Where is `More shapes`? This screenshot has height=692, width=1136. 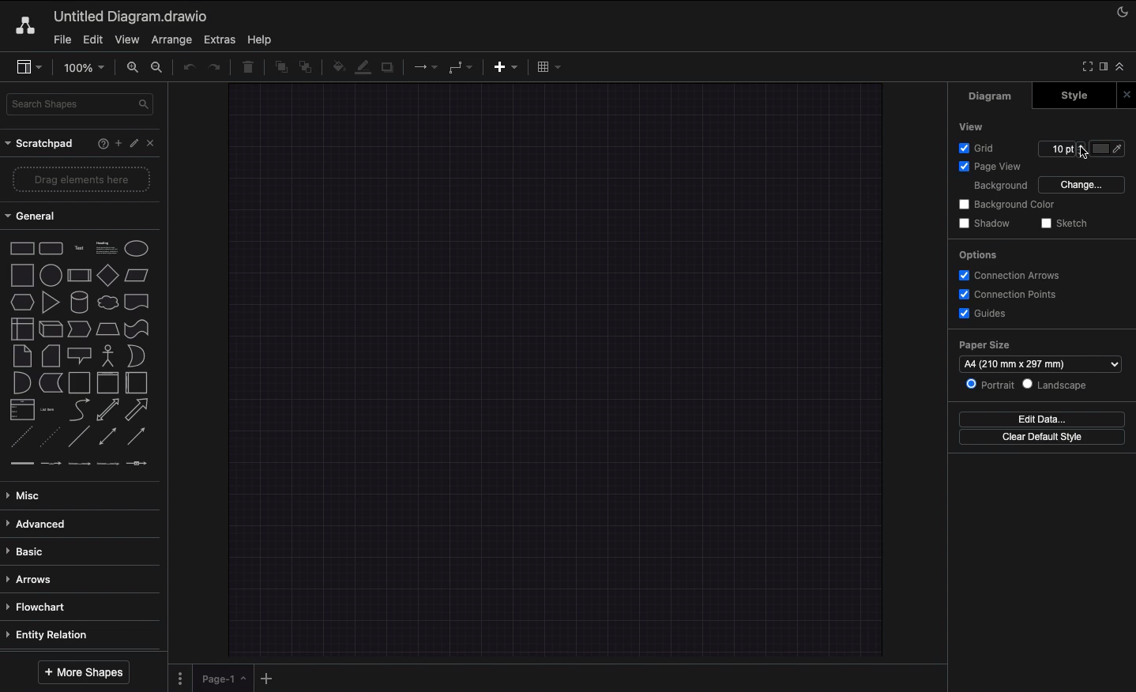 More shapes is located at coordinates (83, 673).